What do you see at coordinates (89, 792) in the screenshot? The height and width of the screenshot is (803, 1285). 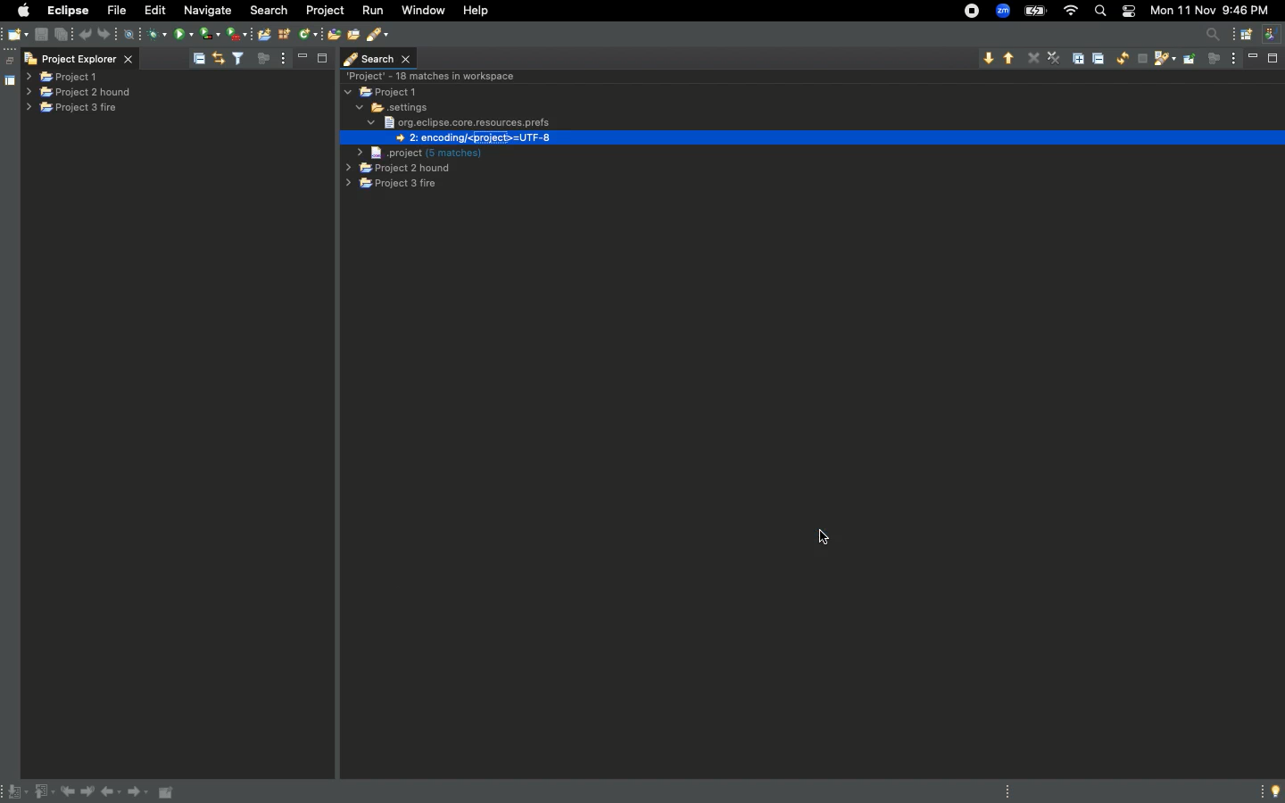 I see `Next edit location` at bounding box center [89, 792].